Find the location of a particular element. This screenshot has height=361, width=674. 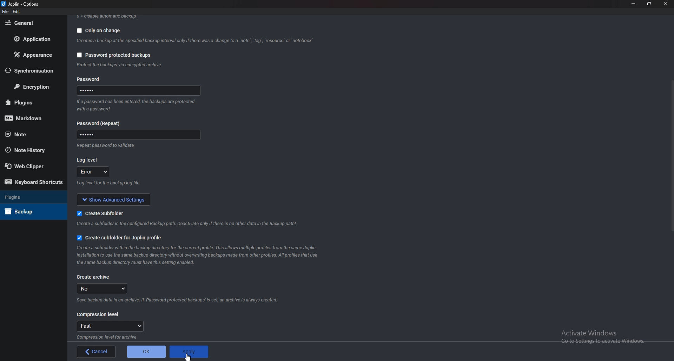

Info on backup on change is located at coordinates (194, 42).